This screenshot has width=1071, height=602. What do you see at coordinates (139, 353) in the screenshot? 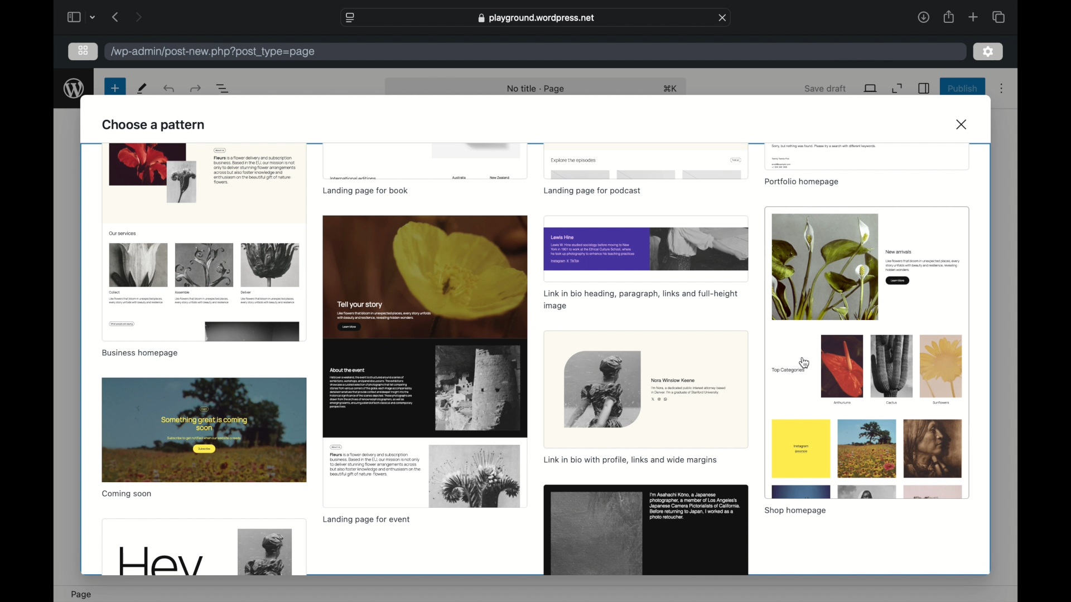
I see `template name` at bounding box center [139, 353].